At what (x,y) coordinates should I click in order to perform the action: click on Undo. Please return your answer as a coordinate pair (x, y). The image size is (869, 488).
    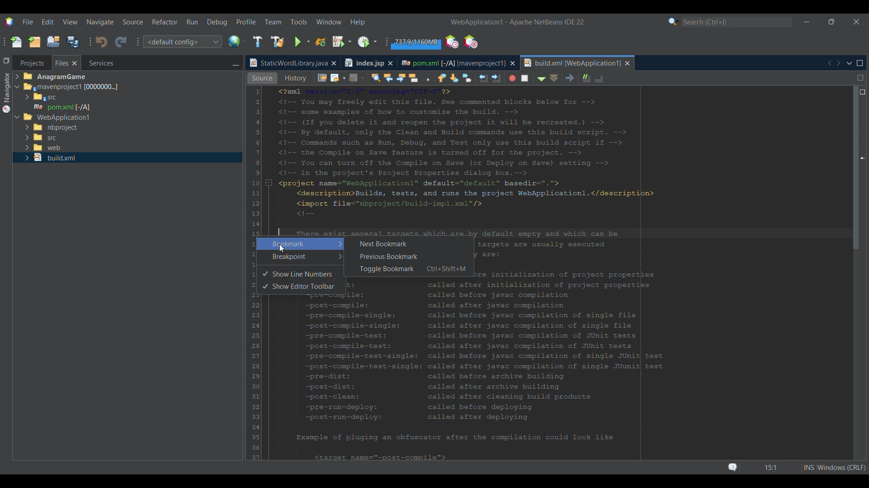
    Looking at the image, I should click on (101, 42).